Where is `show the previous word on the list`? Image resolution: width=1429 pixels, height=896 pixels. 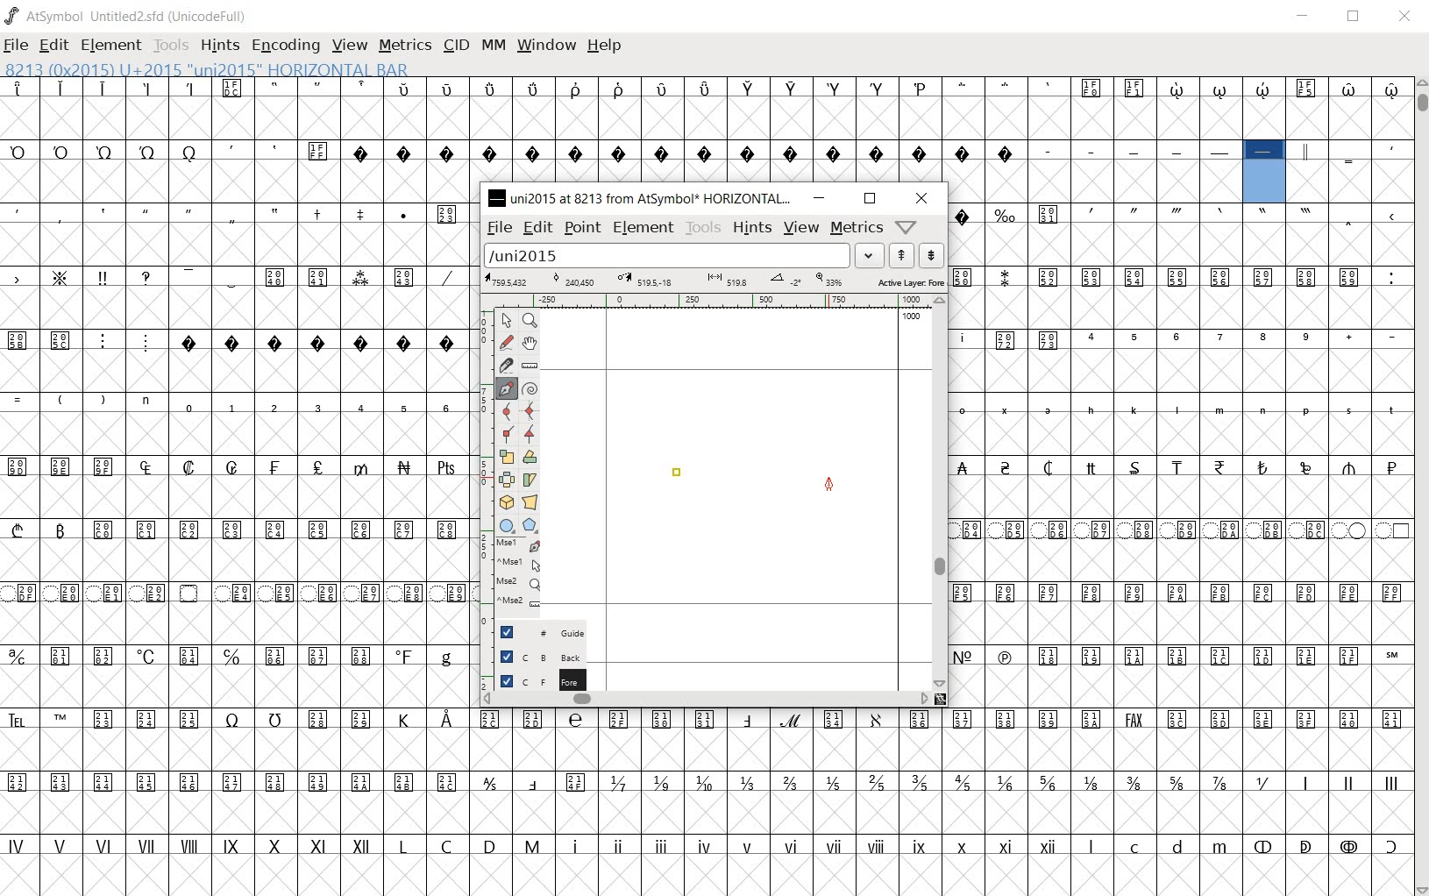 show the previous word on the list is located at coordinates (931, 255).